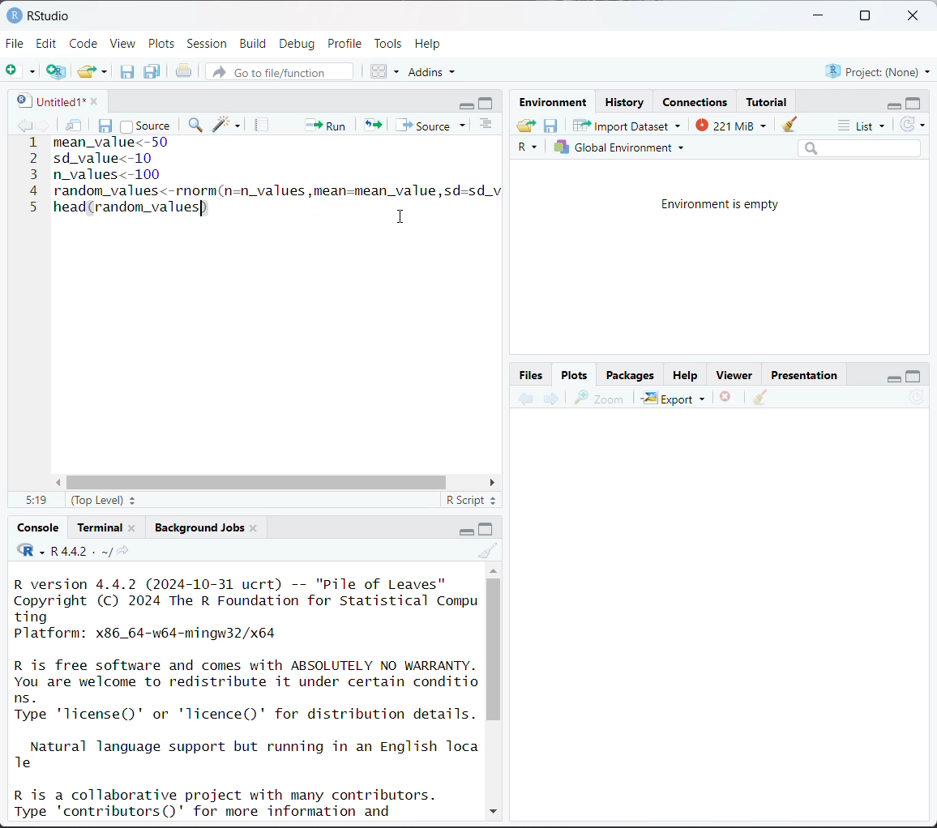 This screenshot has height=828, width=937. What do you see at coordinates (697, 102) in the screenshot?
I see `Connections` at bounding box center [697, 102].